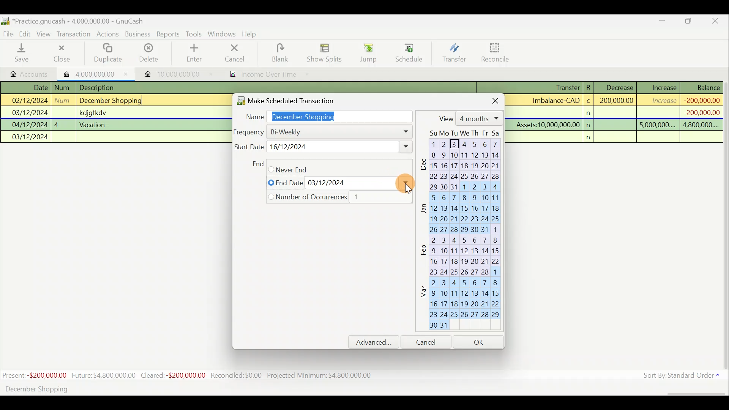 The image size is (729, 410). Describe the element at coordinates (689, 22) in the screenshot. I see `Maximise` at that location.